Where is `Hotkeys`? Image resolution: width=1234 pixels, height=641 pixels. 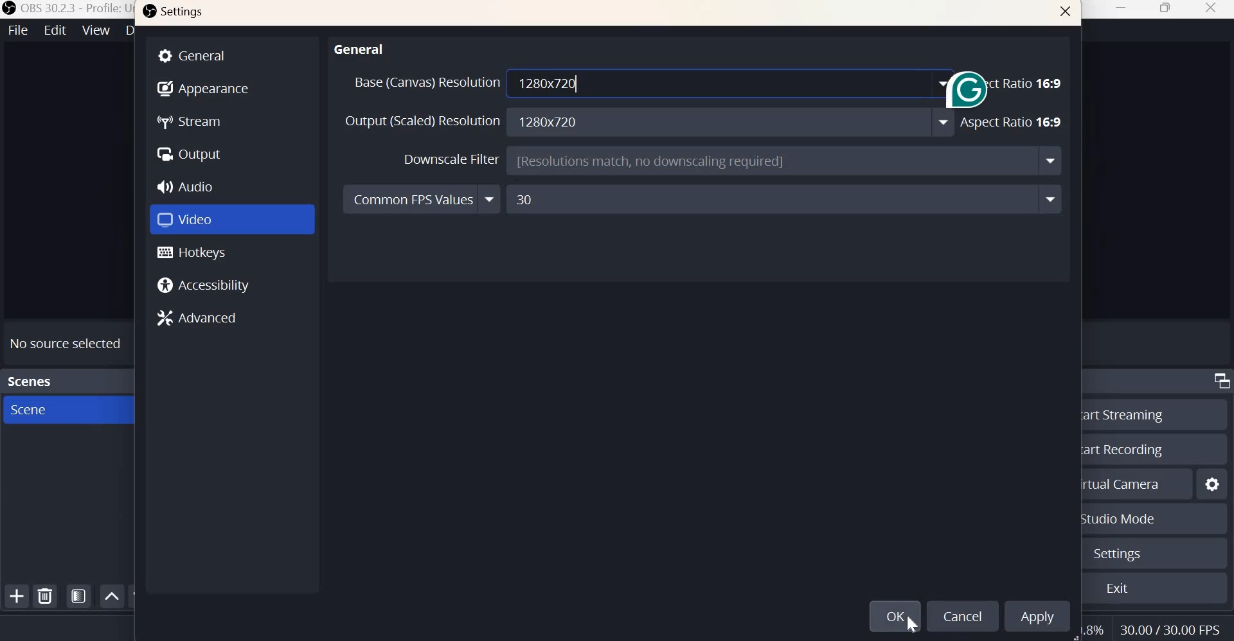 Hotkeys is located at coordinates (192, 252).